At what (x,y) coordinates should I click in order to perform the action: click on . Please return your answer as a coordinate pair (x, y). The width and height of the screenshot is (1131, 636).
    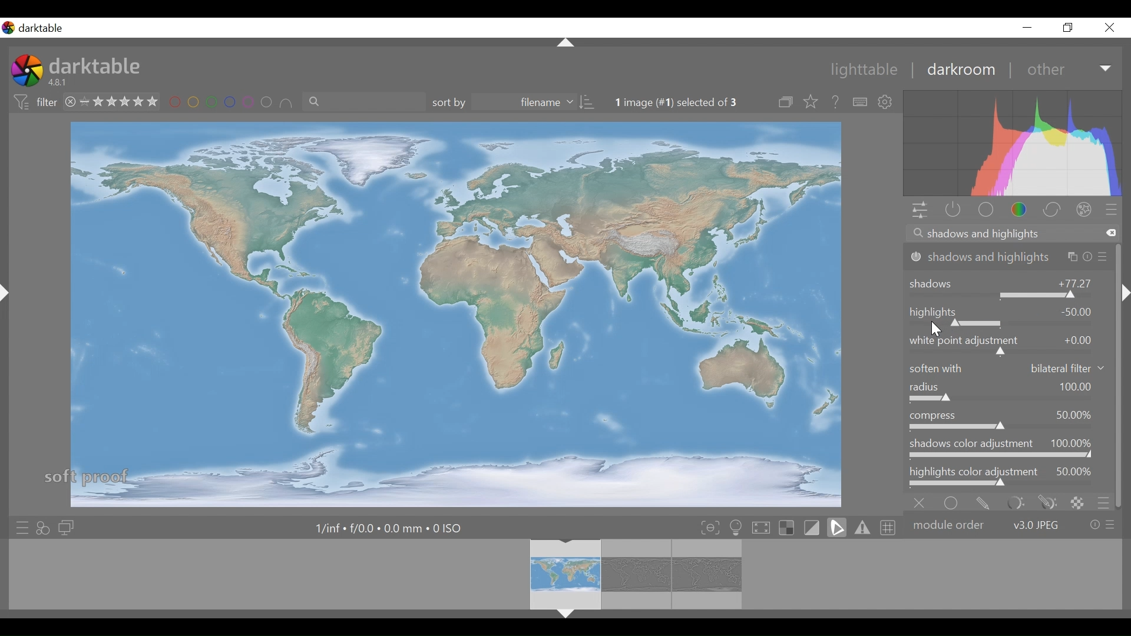
    Looking at the image, I should click on (1008, 344).